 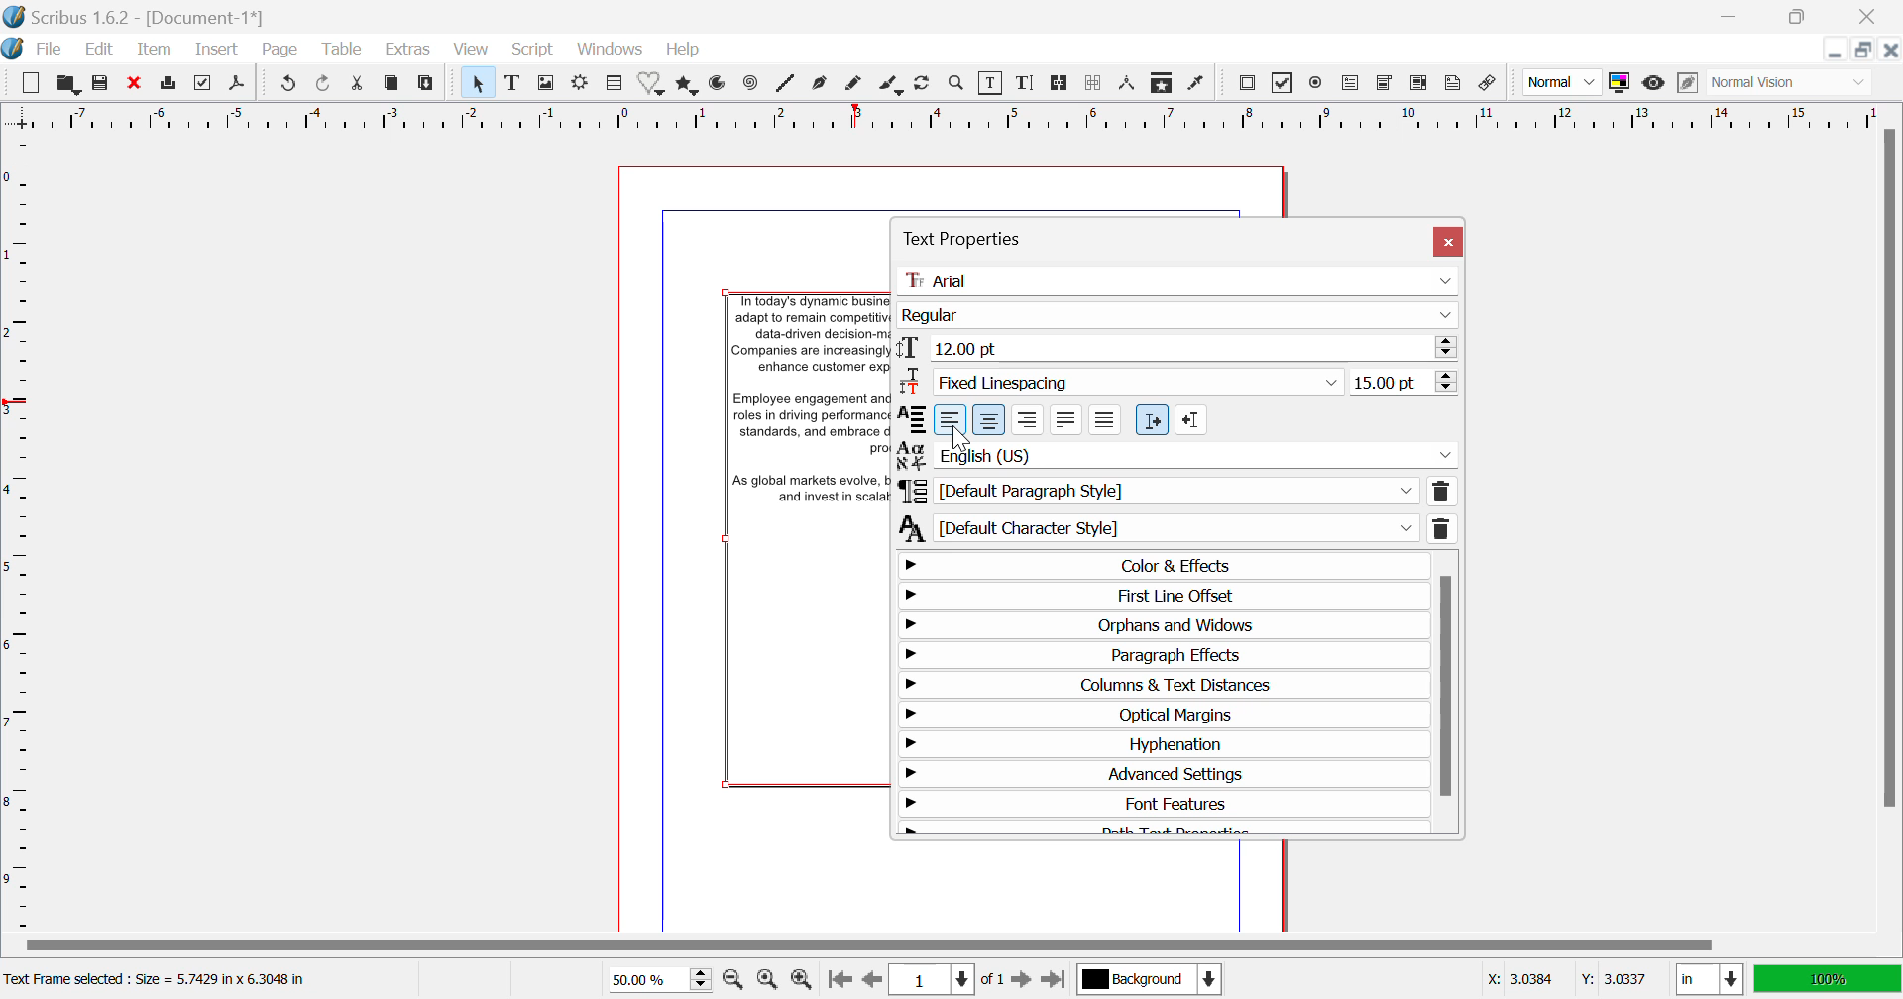 What do you see at coordinates (684, 50) in the screenshot?
I see `Help` at bounding box center [684, 50].